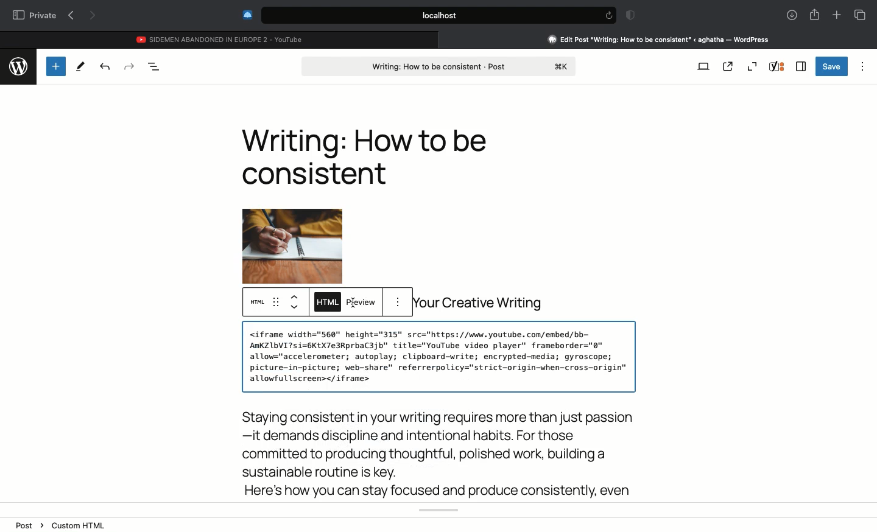  Describe the element at coordinates (427, 15) in the screenshot. I see `Search bar` at that location.